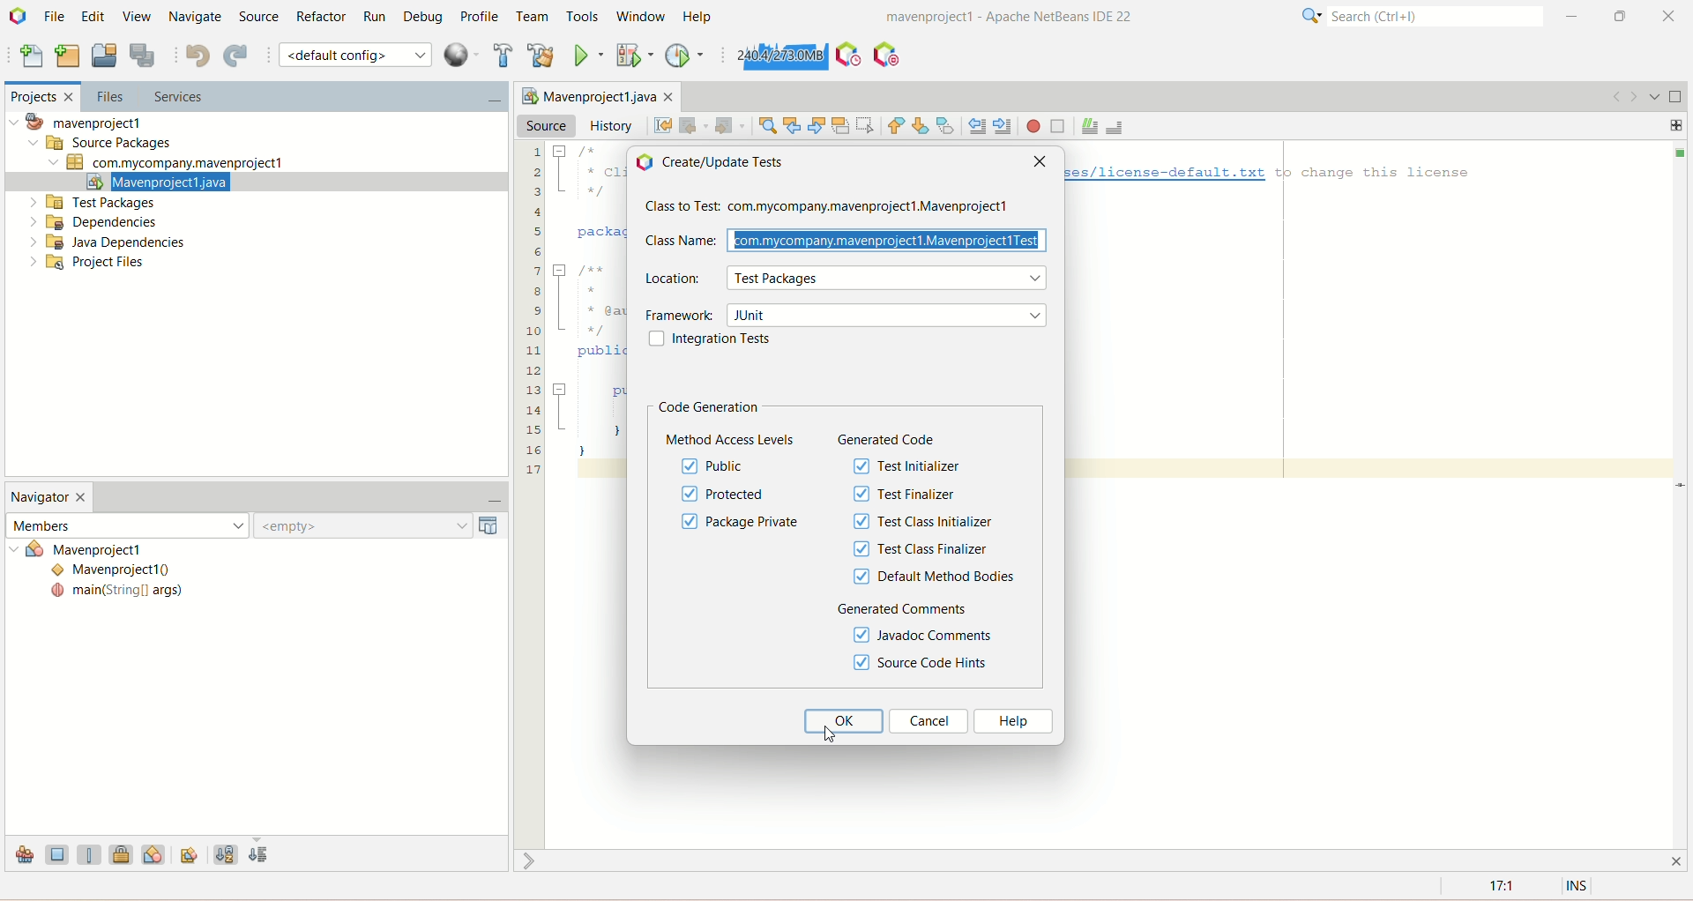 This screenshot has width=1693, height=901. I want to click on source package, so click(96, 144).